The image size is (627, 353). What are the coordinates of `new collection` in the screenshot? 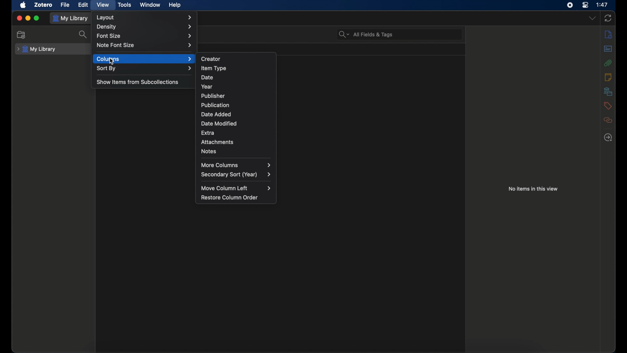 It's located at (22, 35).